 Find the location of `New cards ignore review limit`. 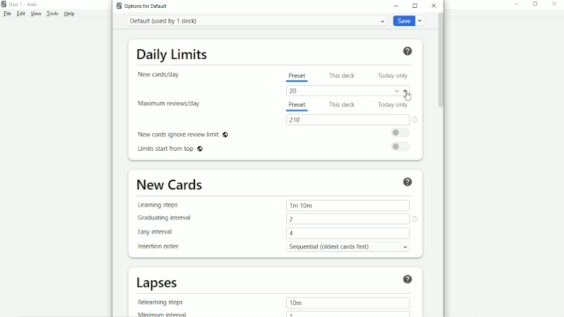

New cards ignore review limit is located at coordinates (183, 135).